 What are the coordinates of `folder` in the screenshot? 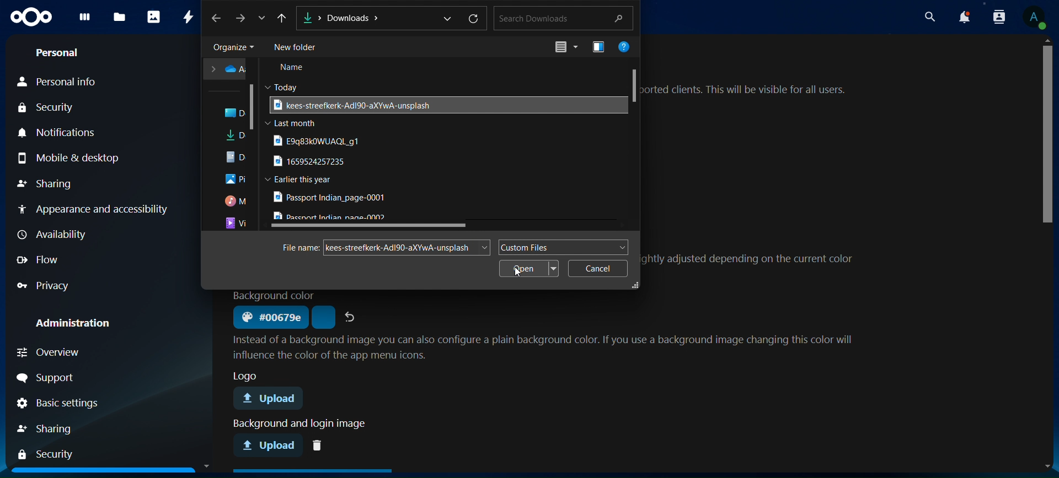 It's located at (236, 113).